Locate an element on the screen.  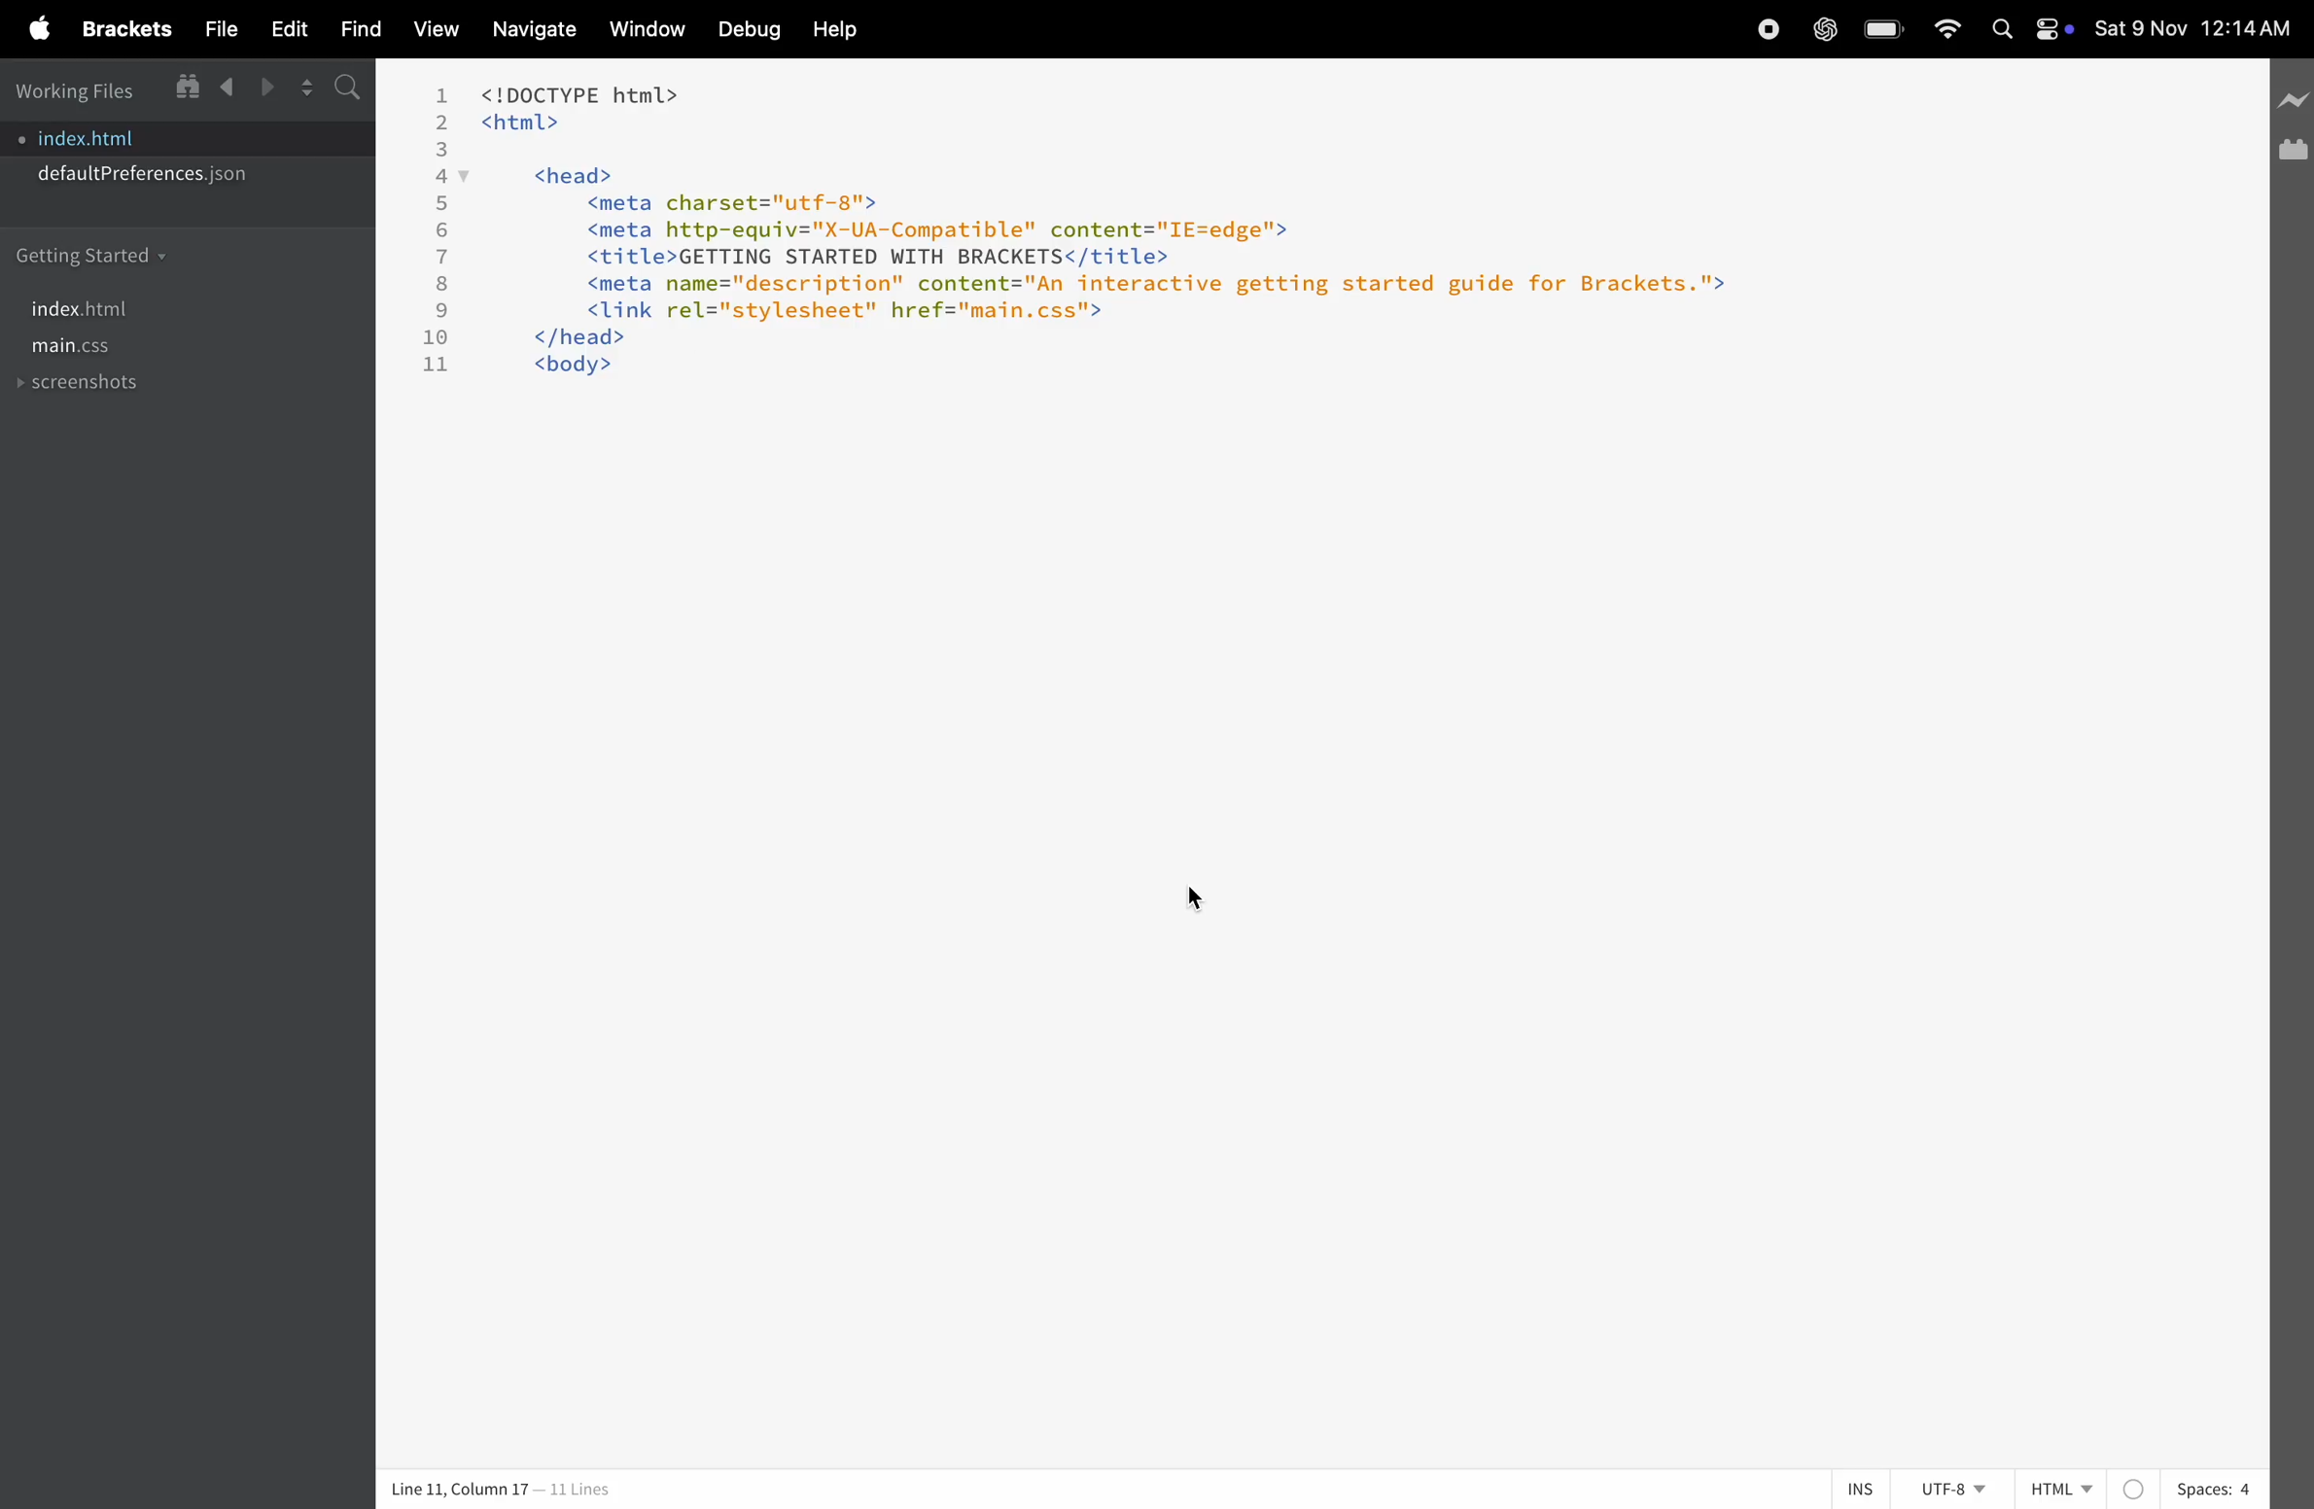
forward is located at coordinates (269, 88).